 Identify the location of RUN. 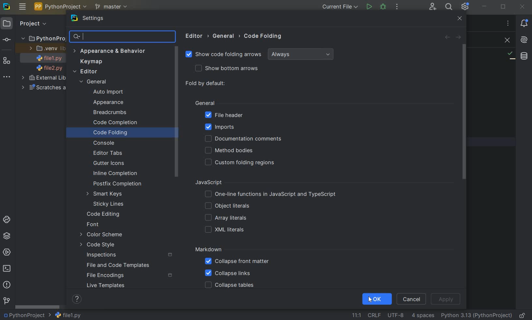
(369, 7).